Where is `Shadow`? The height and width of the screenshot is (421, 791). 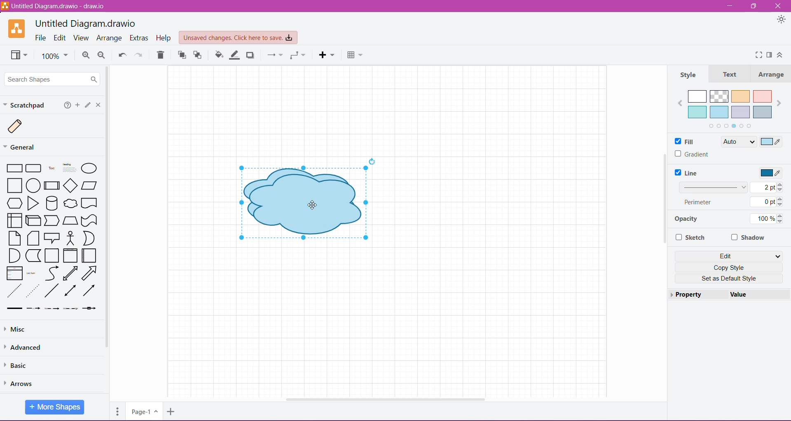
Shadow is located at coordinates (749, 238).